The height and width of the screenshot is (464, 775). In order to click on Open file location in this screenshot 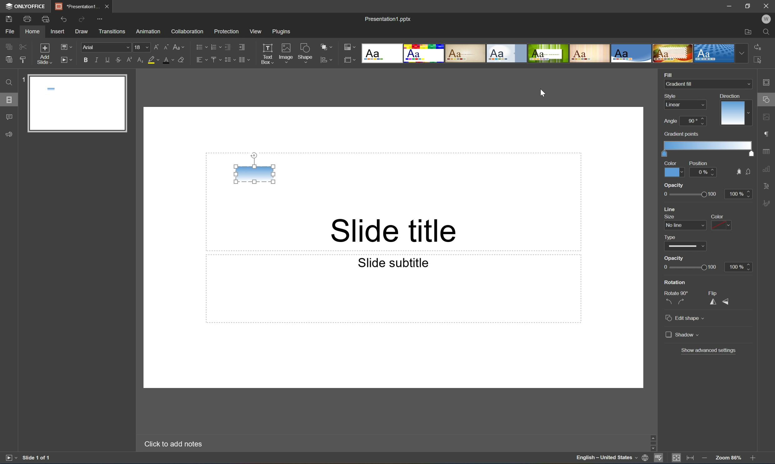, I will do `click(748, 33)`.